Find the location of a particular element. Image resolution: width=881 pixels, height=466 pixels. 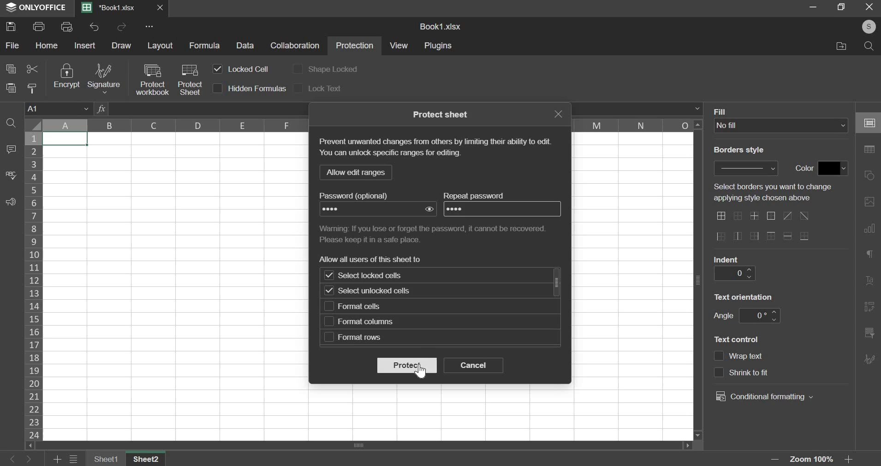

checkbox is located at coordinates (719, 356).